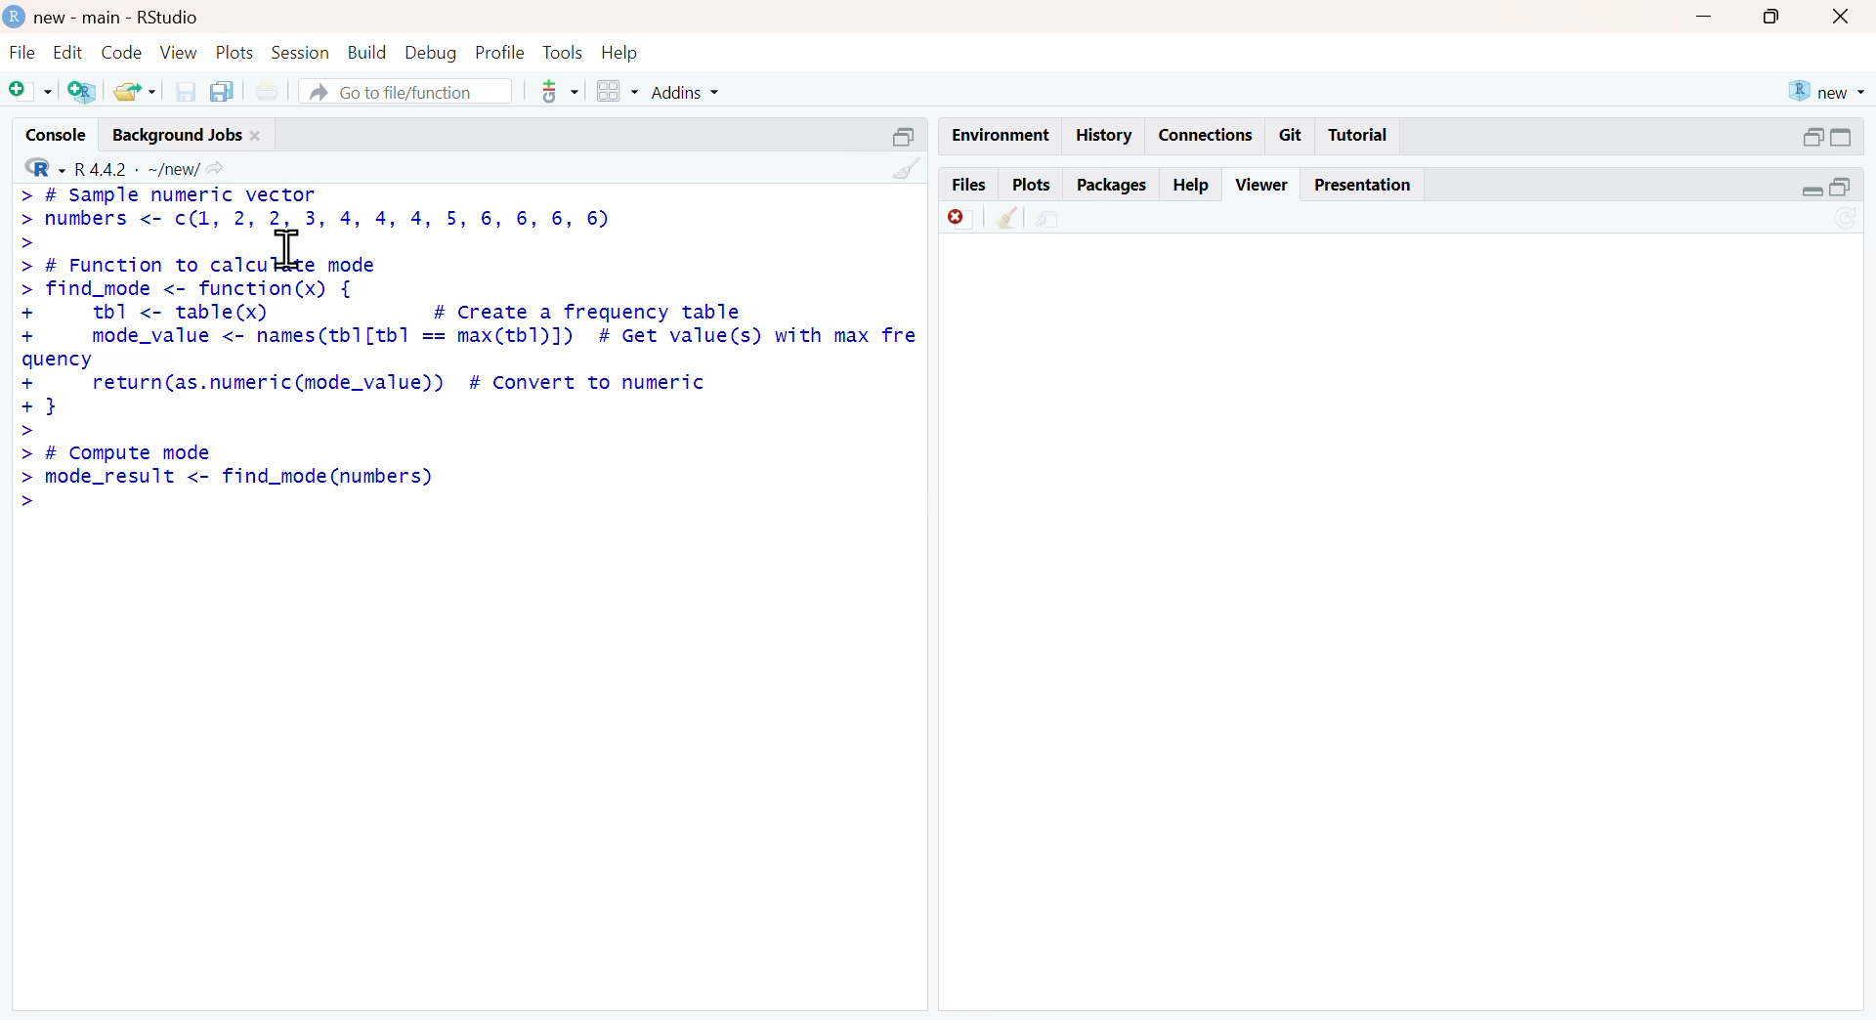 Image resolution: width=1876 pixels, height=1020 pixels. Describe the element at coordinates (1811, 191) in the screenshot. I see `expand/collapse ` at that location.